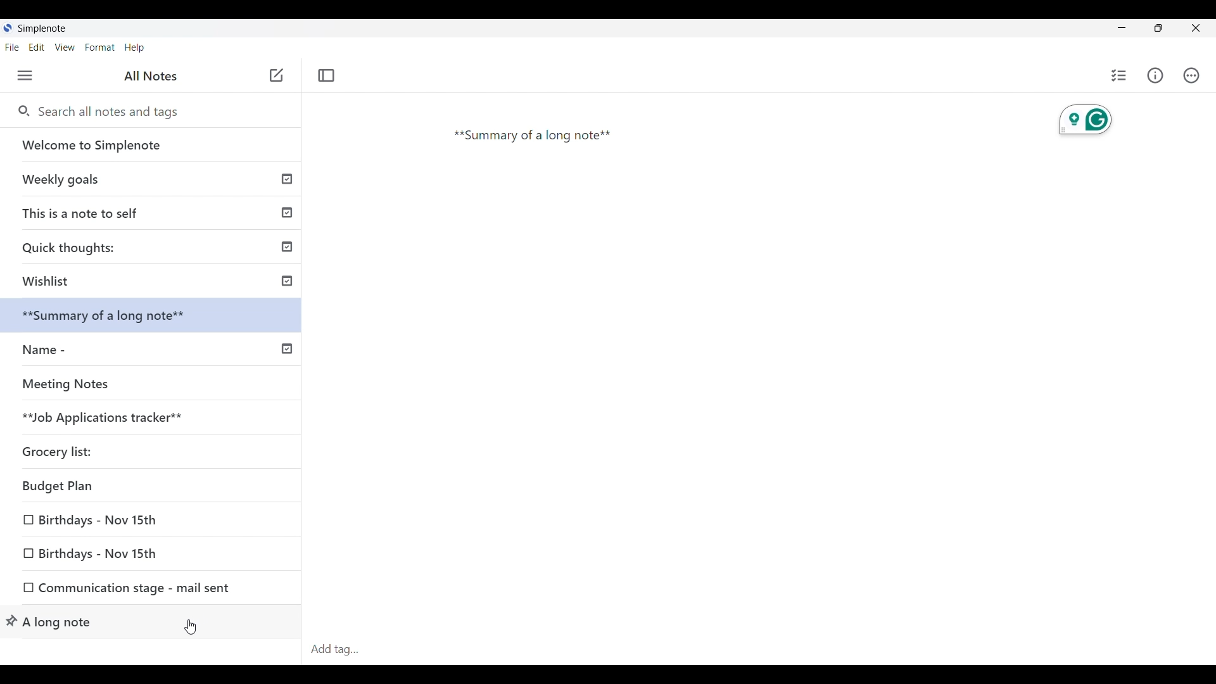 The image size is (1216, 684). Describe the element at coordinates (193, 624) in the screenshot. I see `Cursor` at that location.